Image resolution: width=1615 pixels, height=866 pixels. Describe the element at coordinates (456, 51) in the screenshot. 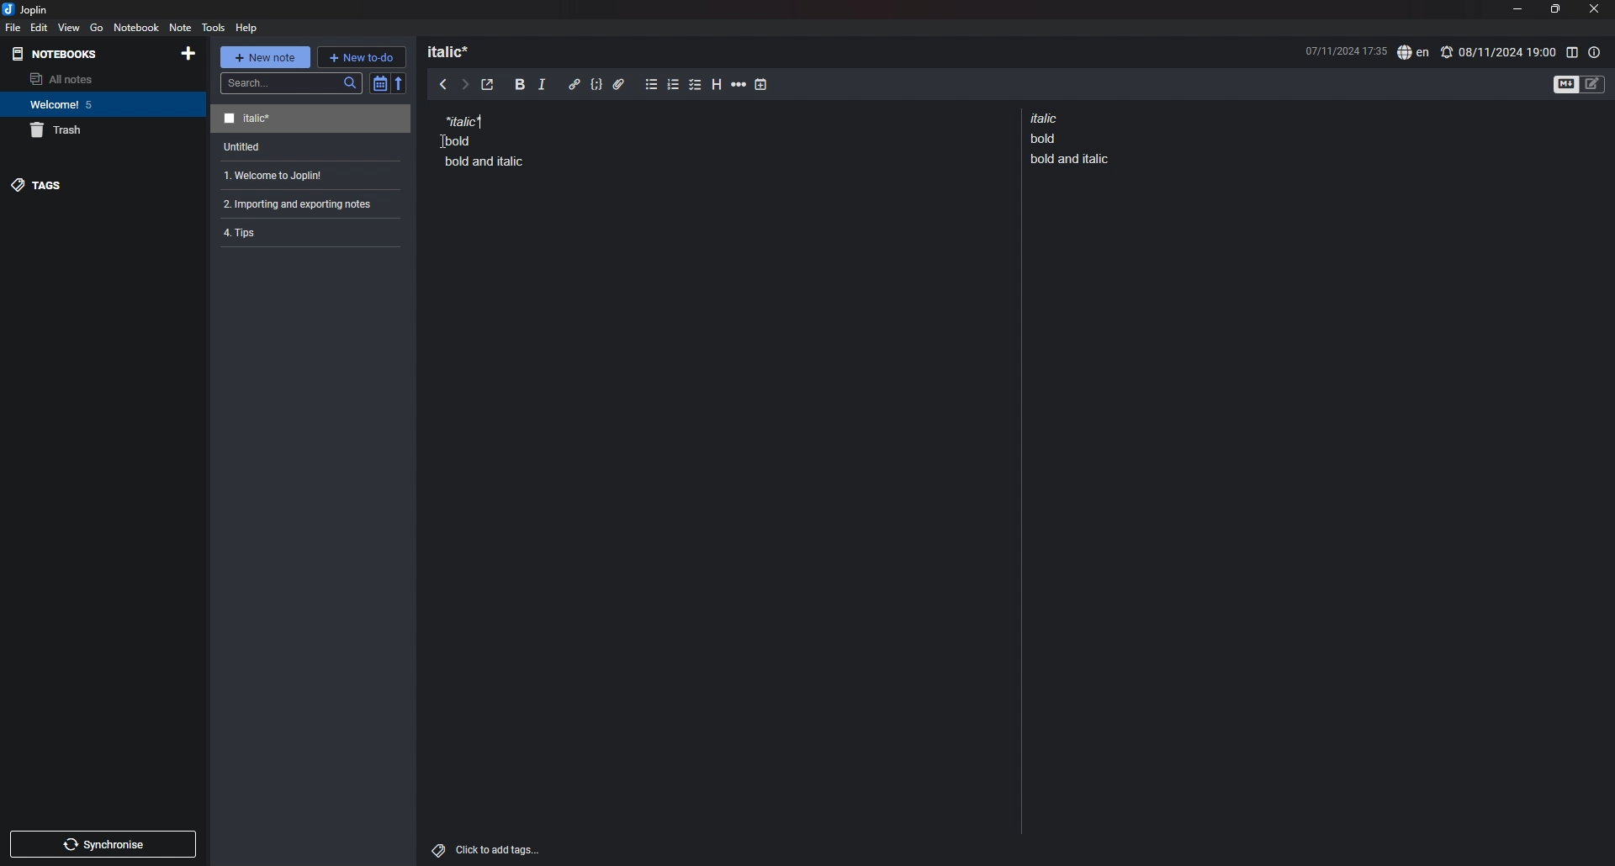

I see `heading` at that location.